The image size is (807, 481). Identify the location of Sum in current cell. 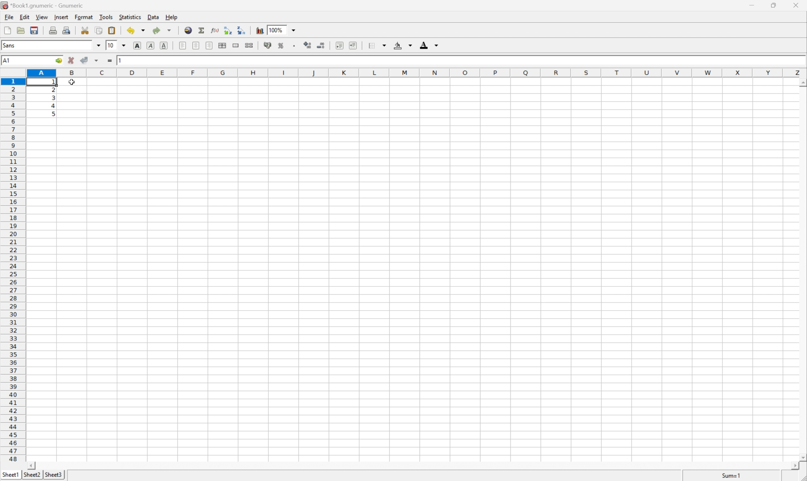
(202, 31).